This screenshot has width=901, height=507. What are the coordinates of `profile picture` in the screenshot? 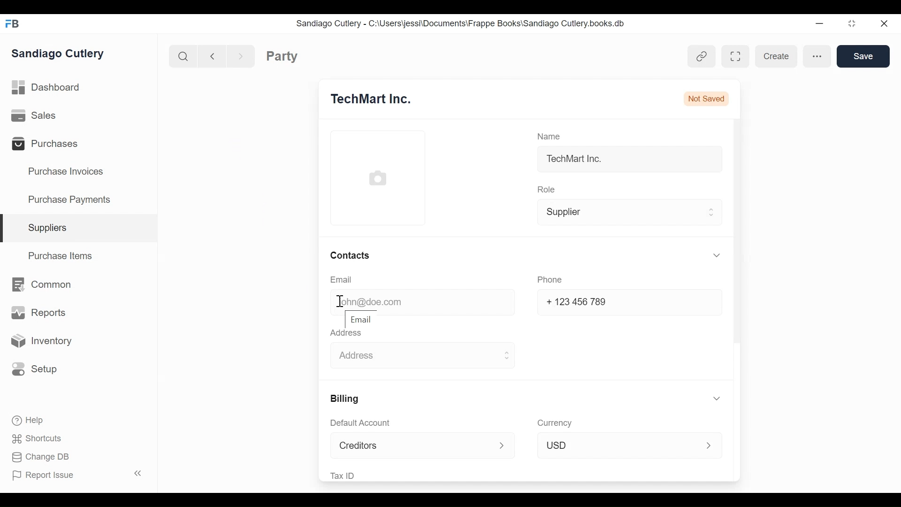 It's located at (378, 179).